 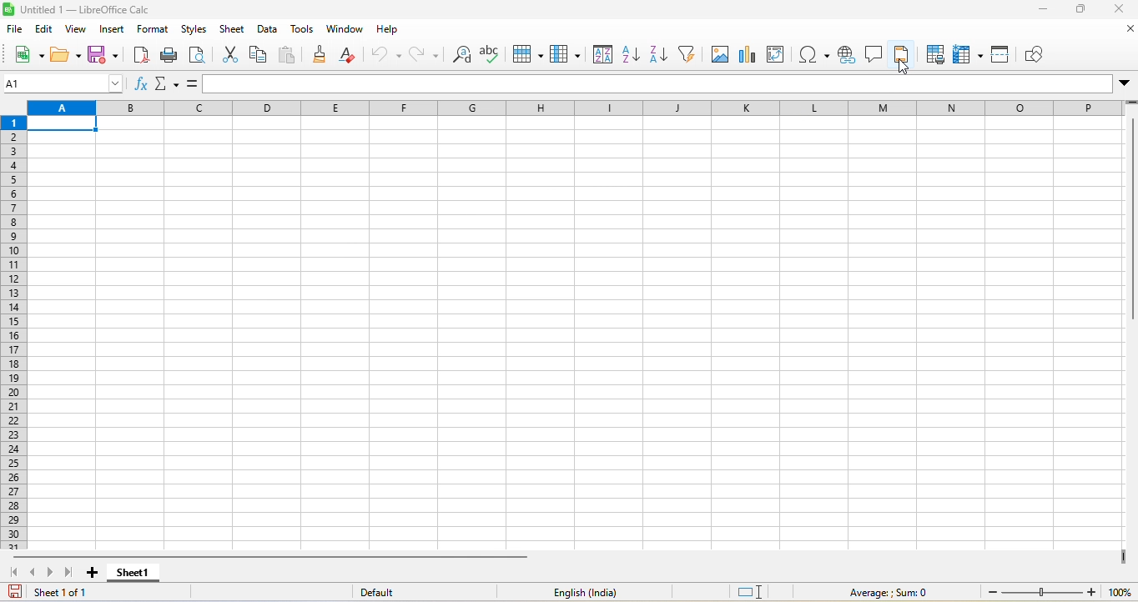 I want to click on maximize, so click(x=1081, y=11).